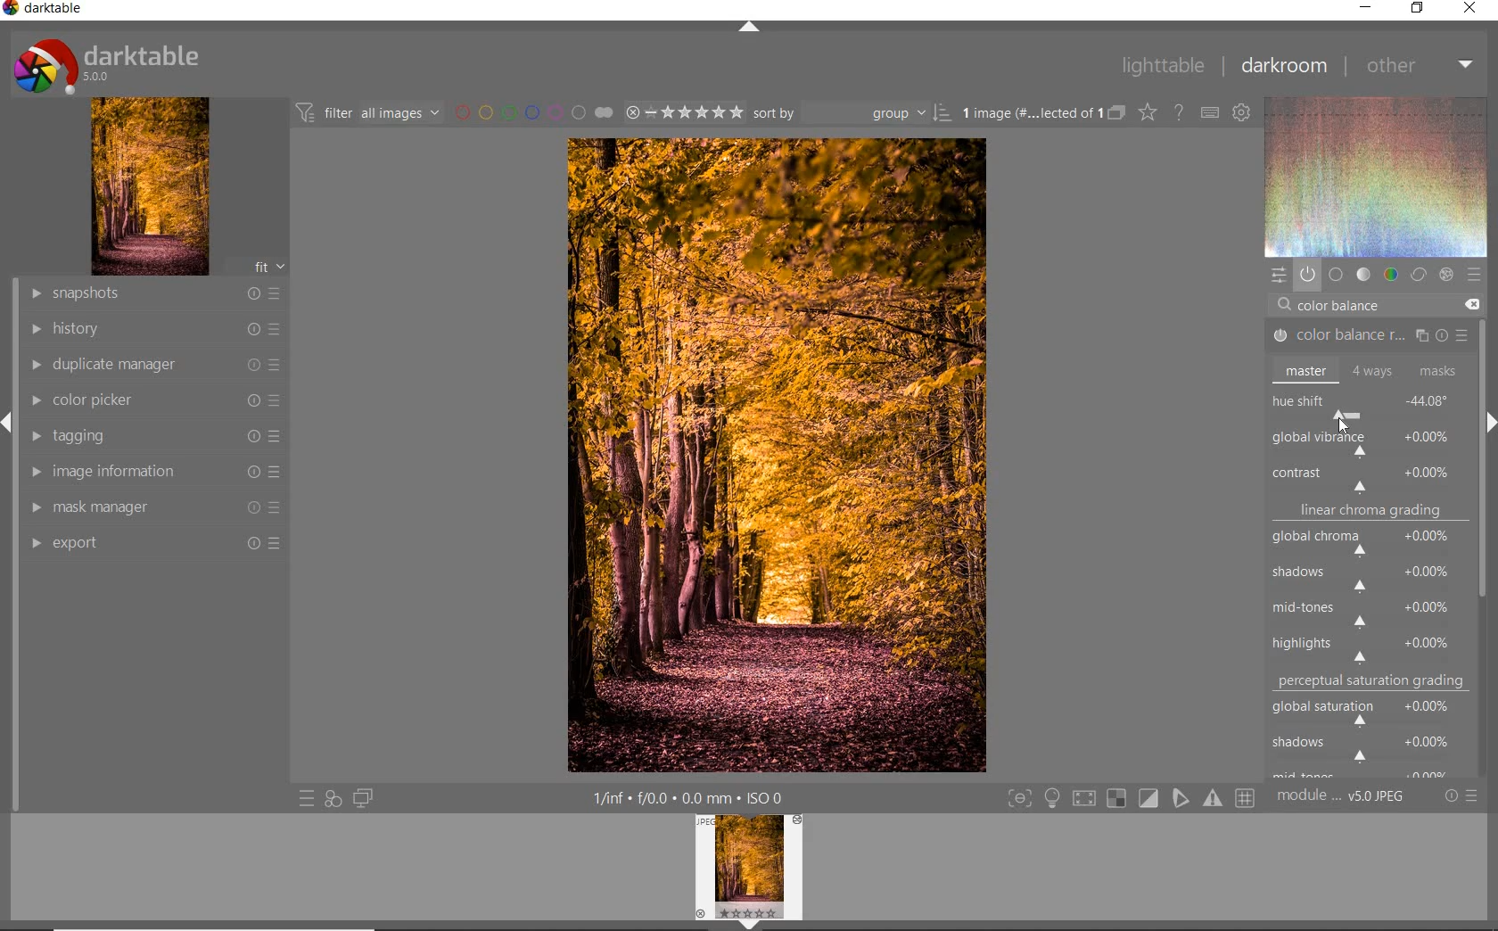 This screenshot has width=1498, height=931. I want to click on scrollbar, so click(1484, 354).